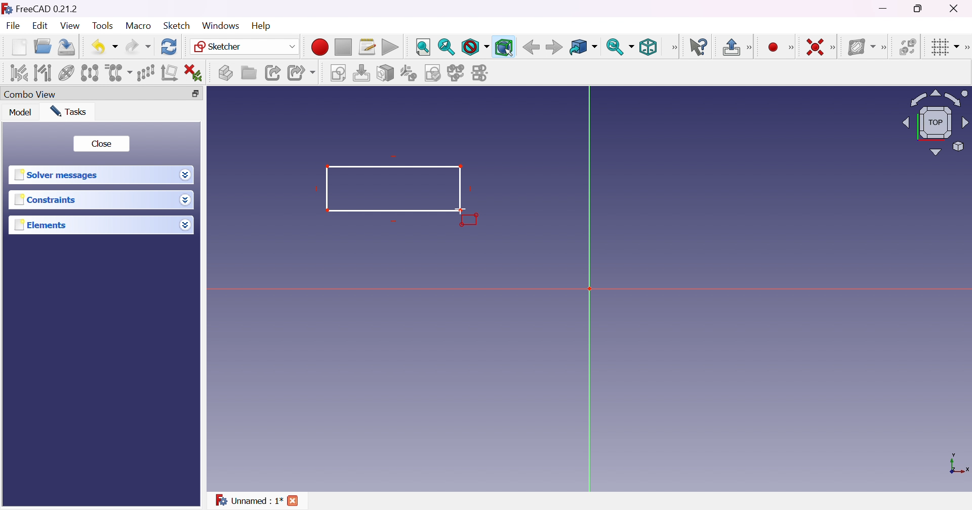  What do you see at coordinates (772, 47) in the screenshot?
I see `Create point` at bounding box center [772, 47].